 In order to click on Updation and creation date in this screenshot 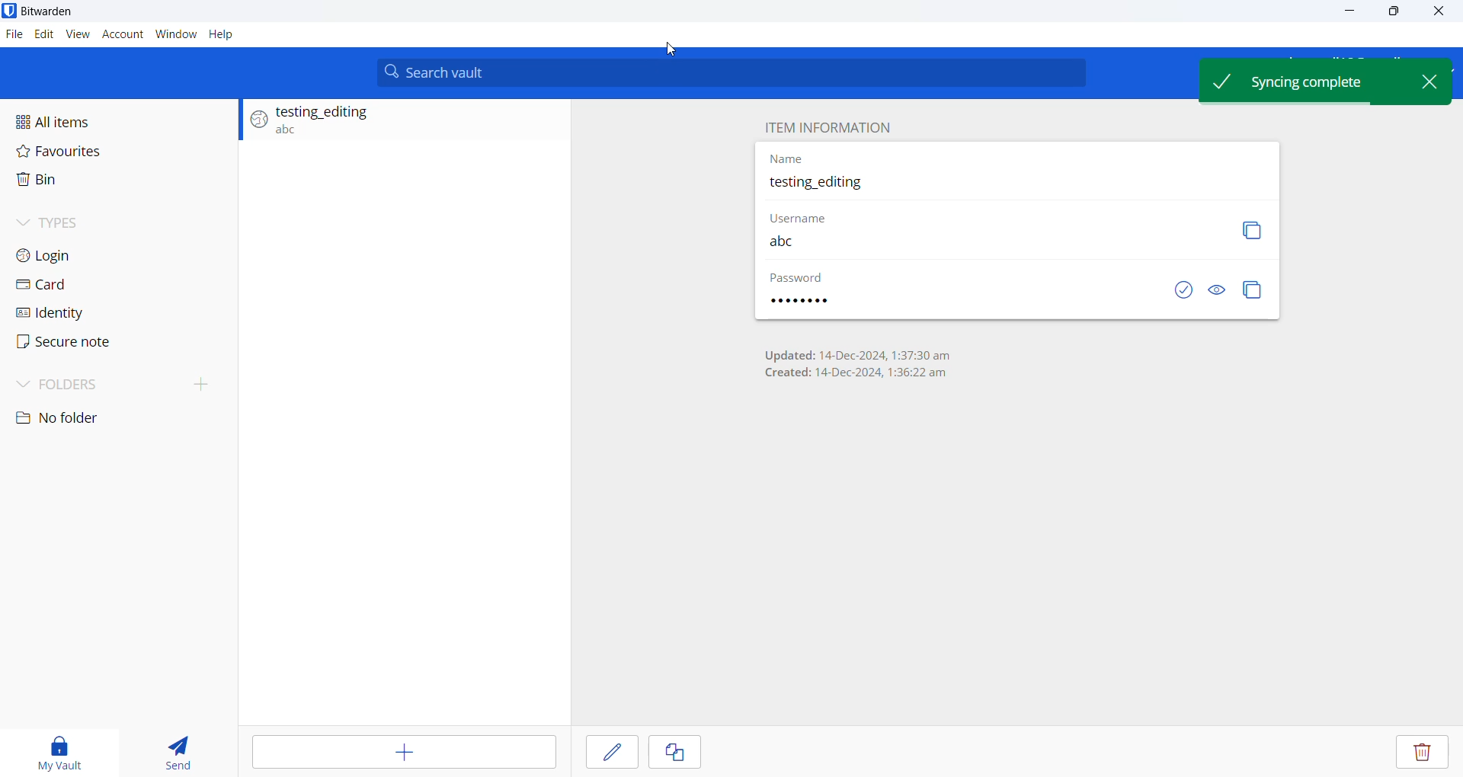, I will do `click(856, 361)`.